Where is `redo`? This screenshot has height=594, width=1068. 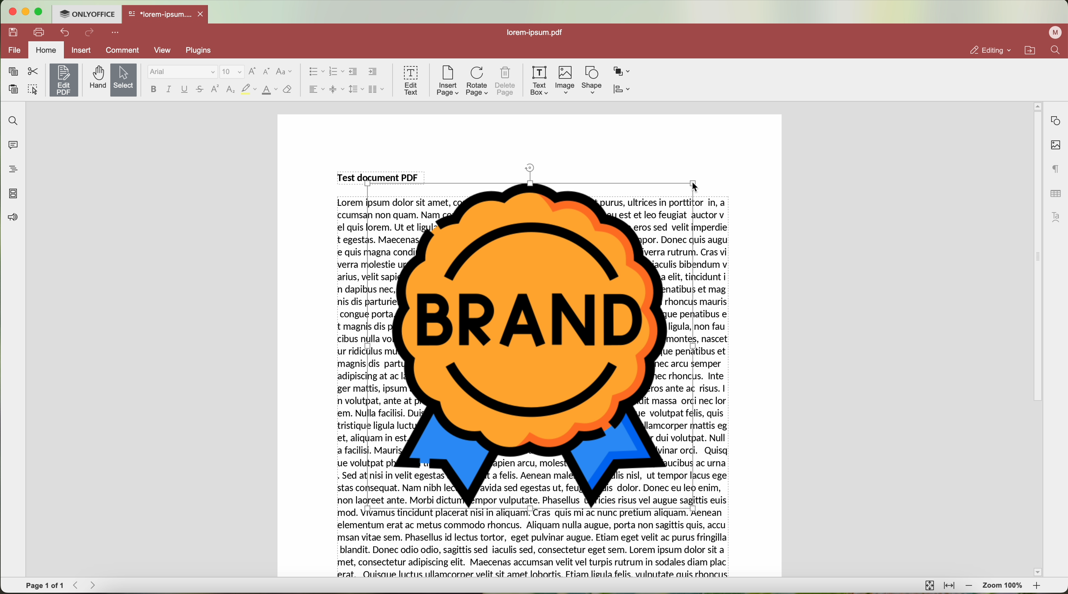
redo is located at coordinates (90, 33).